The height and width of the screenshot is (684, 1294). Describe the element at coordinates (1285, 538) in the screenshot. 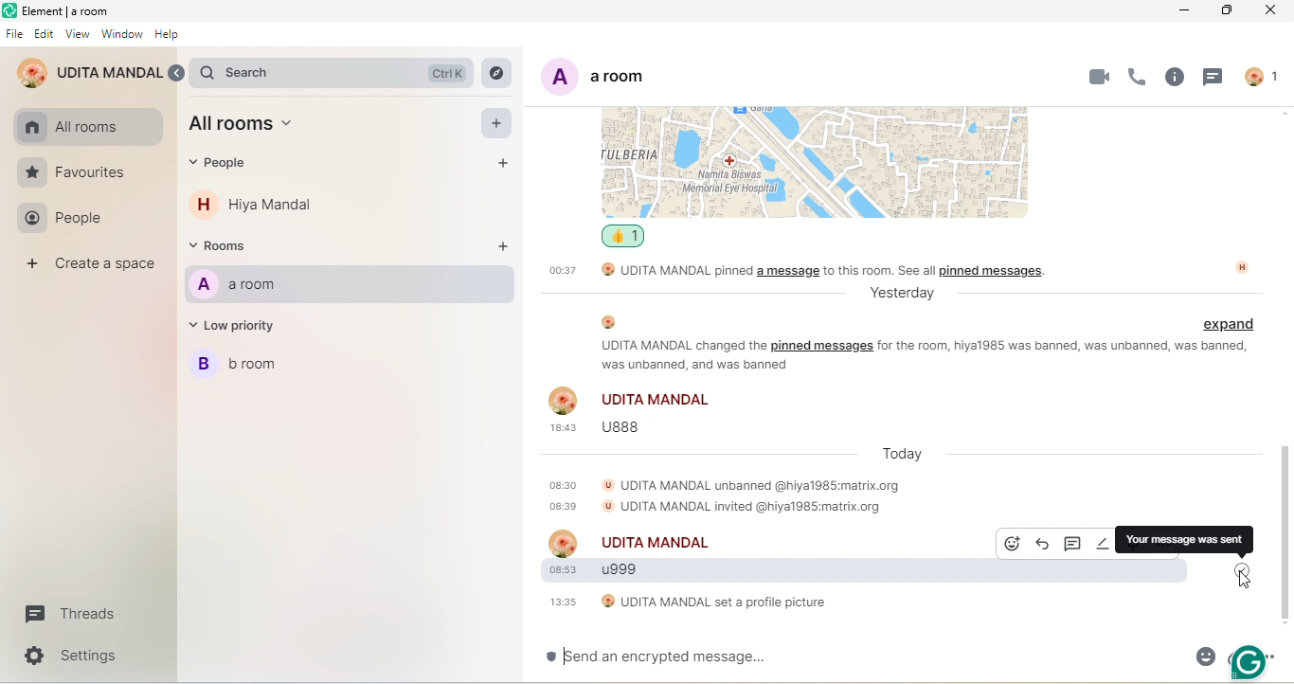

I see `scroll bar` at that location.